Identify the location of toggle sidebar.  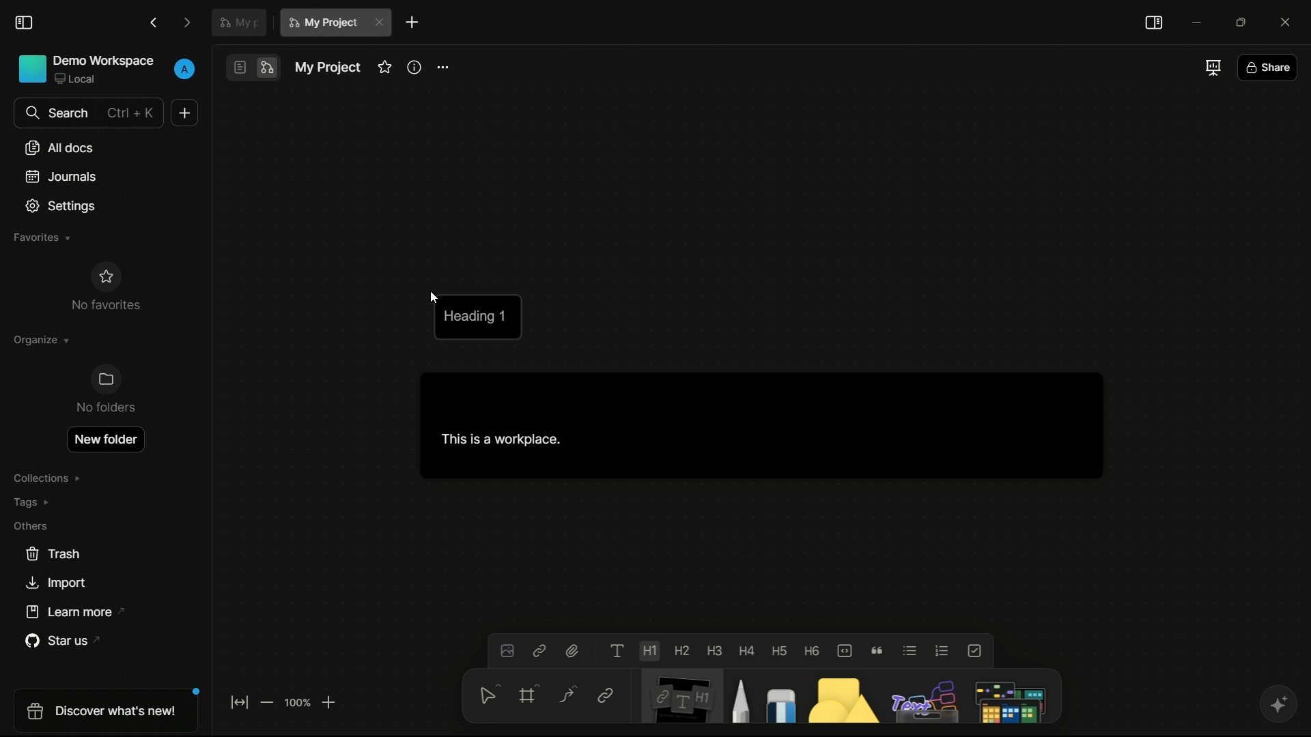
(1155, 23).